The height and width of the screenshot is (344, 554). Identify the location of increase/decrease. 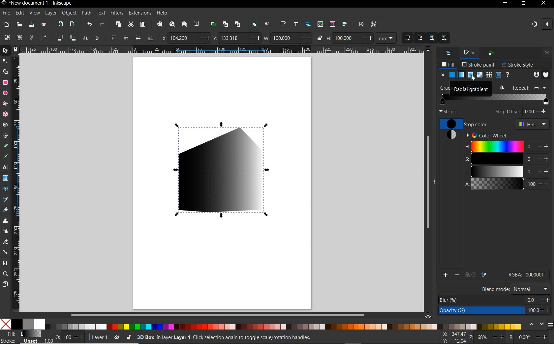
(79, 337).